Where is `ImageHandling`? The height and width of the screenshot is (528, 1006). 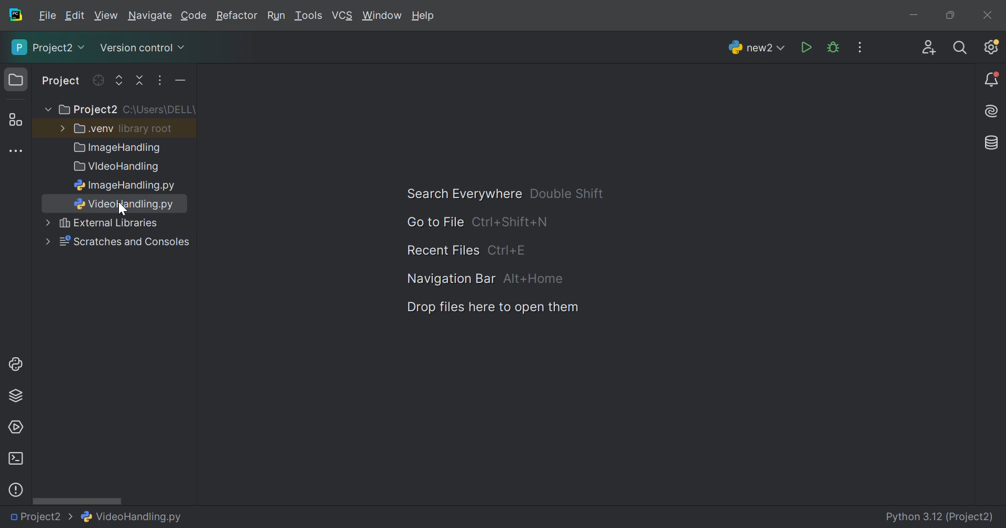 ImageHandling is located at coordinates (125, 185).